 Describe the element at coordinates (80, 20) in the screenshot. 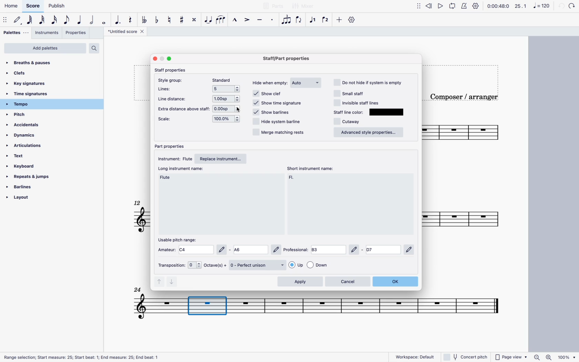

I see `quarter note` at that location.